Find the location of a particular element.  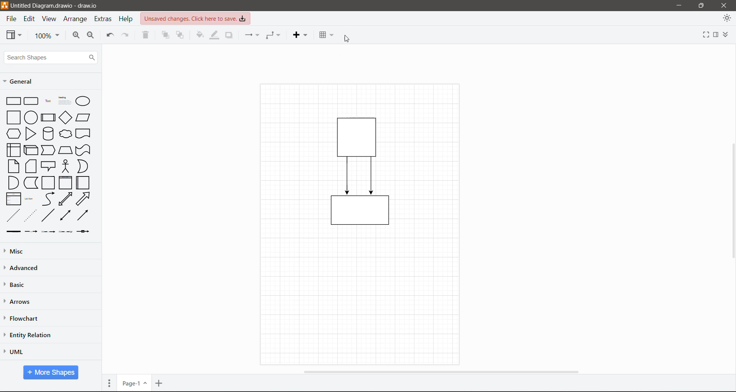

container is located at coordinates (360, 213).